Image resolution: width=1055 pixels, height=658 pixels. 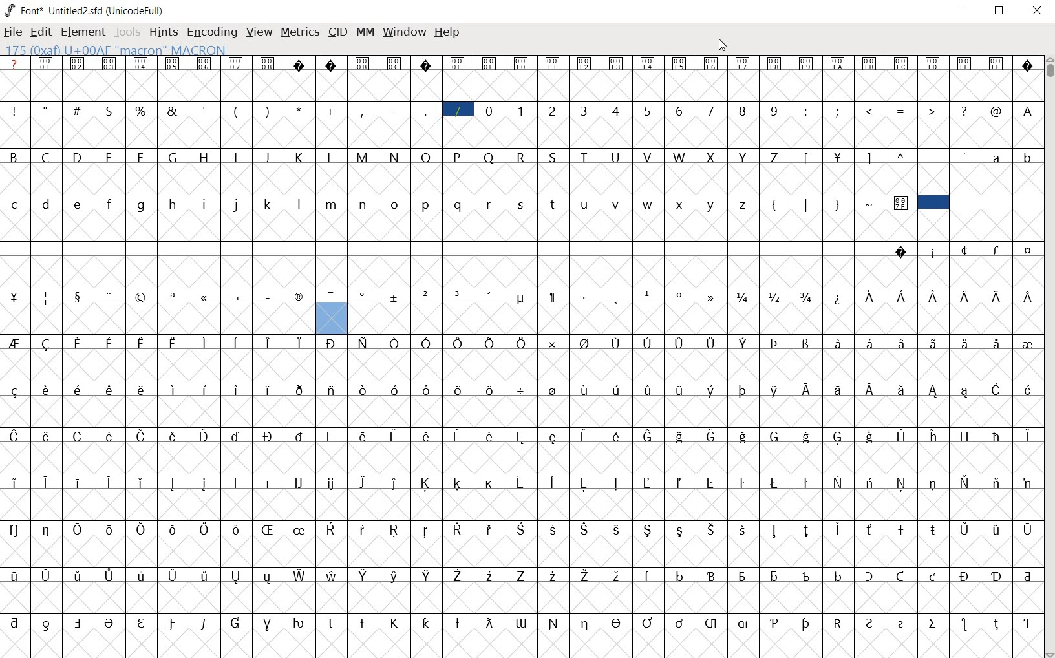 What do you see at coordinates (491, 295) in the screenshot?
I see `Symbol` at bounding box center [491, 295].